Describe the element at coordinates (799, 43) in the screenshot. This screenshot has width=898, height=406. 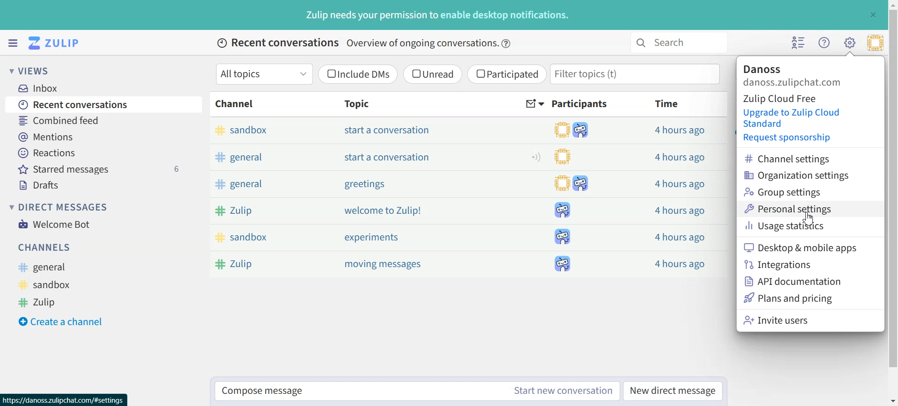
I see `Hide user list` at that location.